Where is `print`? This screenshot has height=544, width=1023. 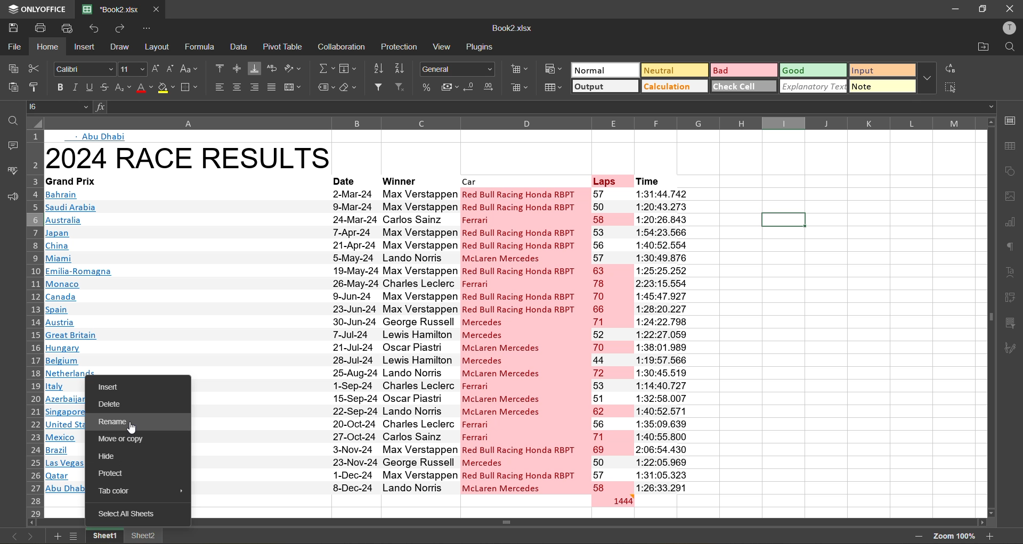 print is located at coordinates (39, 28).